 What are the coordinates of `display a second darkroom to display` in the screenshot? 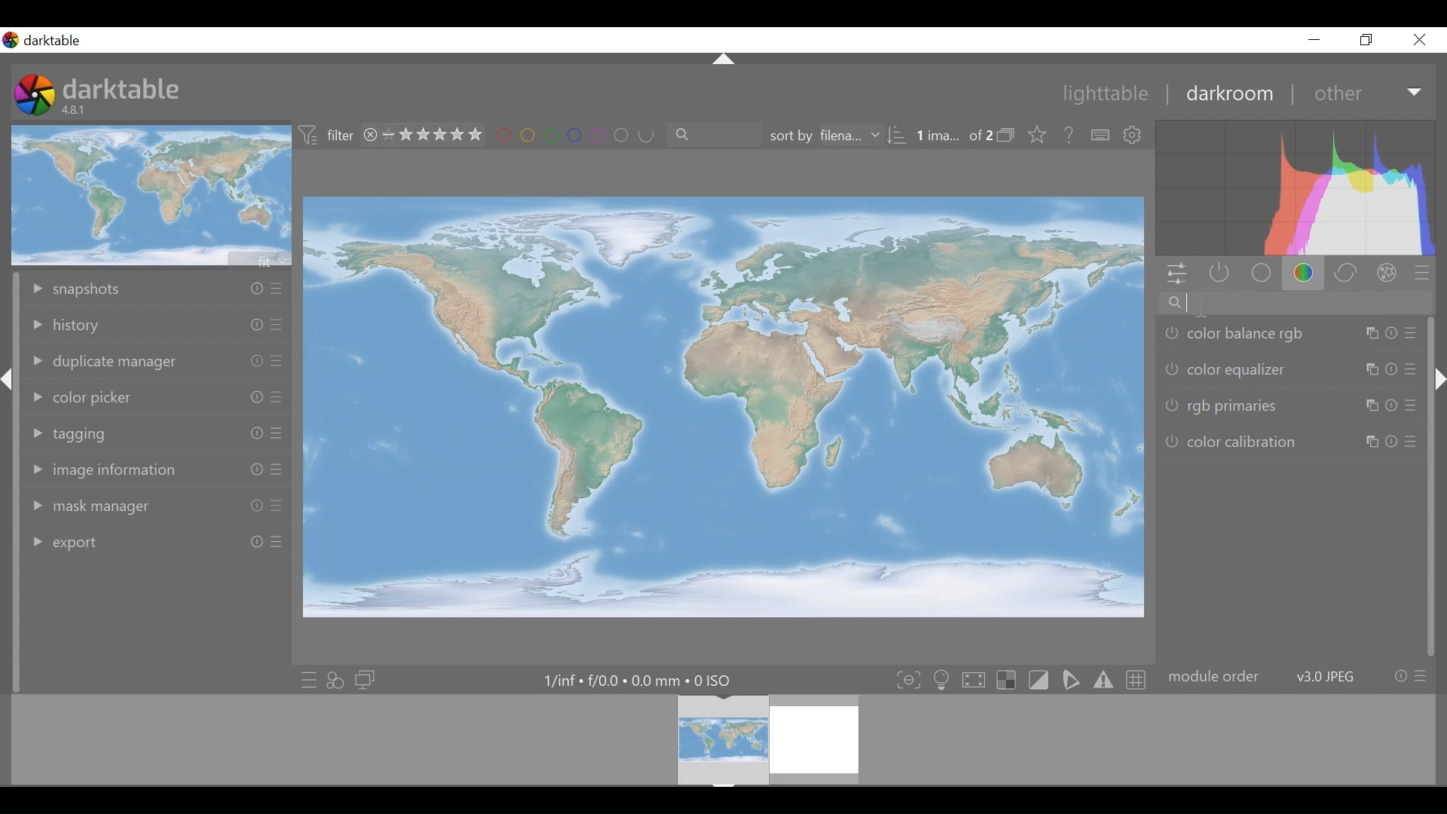 It's located at (367, 679).